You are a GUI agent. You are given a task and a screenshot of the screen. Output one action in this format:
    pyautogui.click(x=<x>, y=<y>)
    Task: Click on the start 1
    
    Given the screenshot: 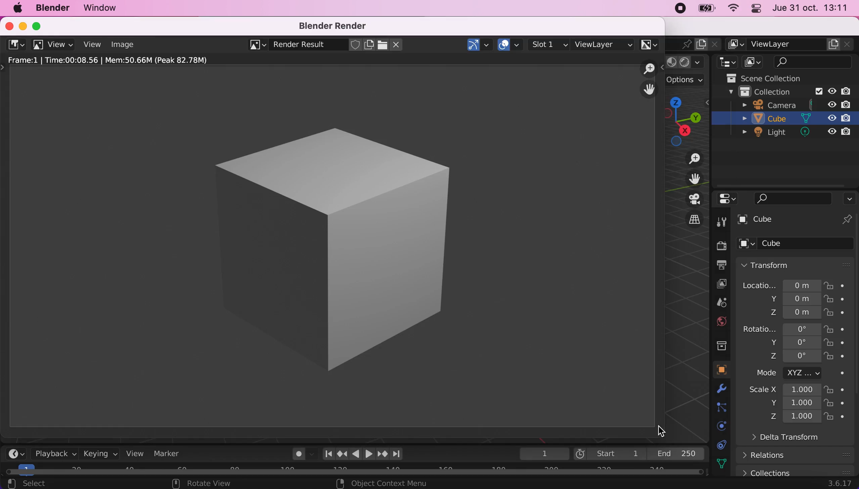 What is the action you would take?
    pyautogui.click(x=609, y=454)
    